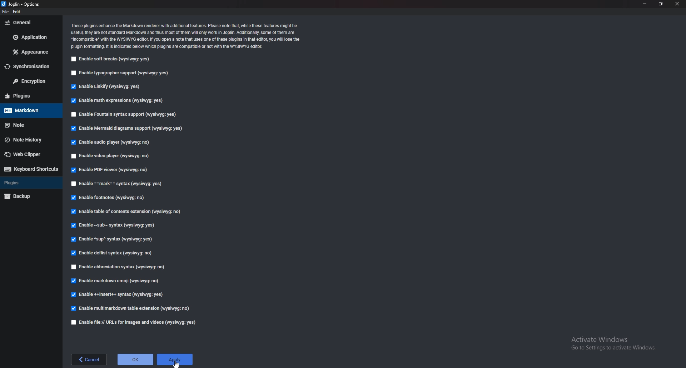 This screenshot has height=368, width=686. I want to click on note history, so click(30, 139).